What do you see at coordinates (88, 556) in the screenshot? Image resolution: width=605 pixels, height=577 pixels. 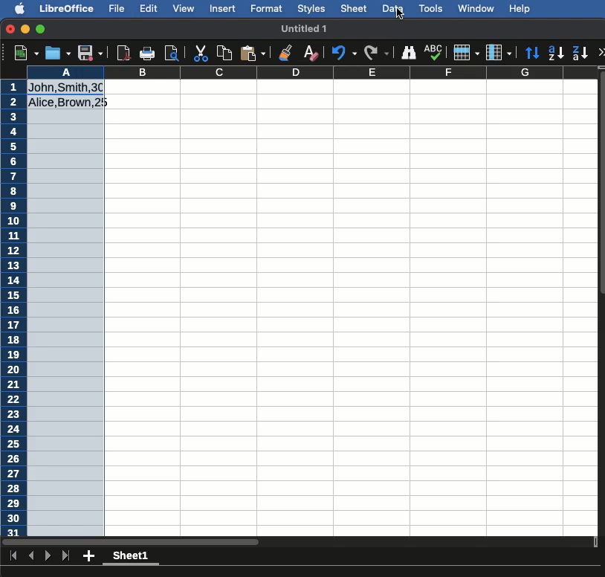 I see `Add new sheet` at bounding box center [88, 556].